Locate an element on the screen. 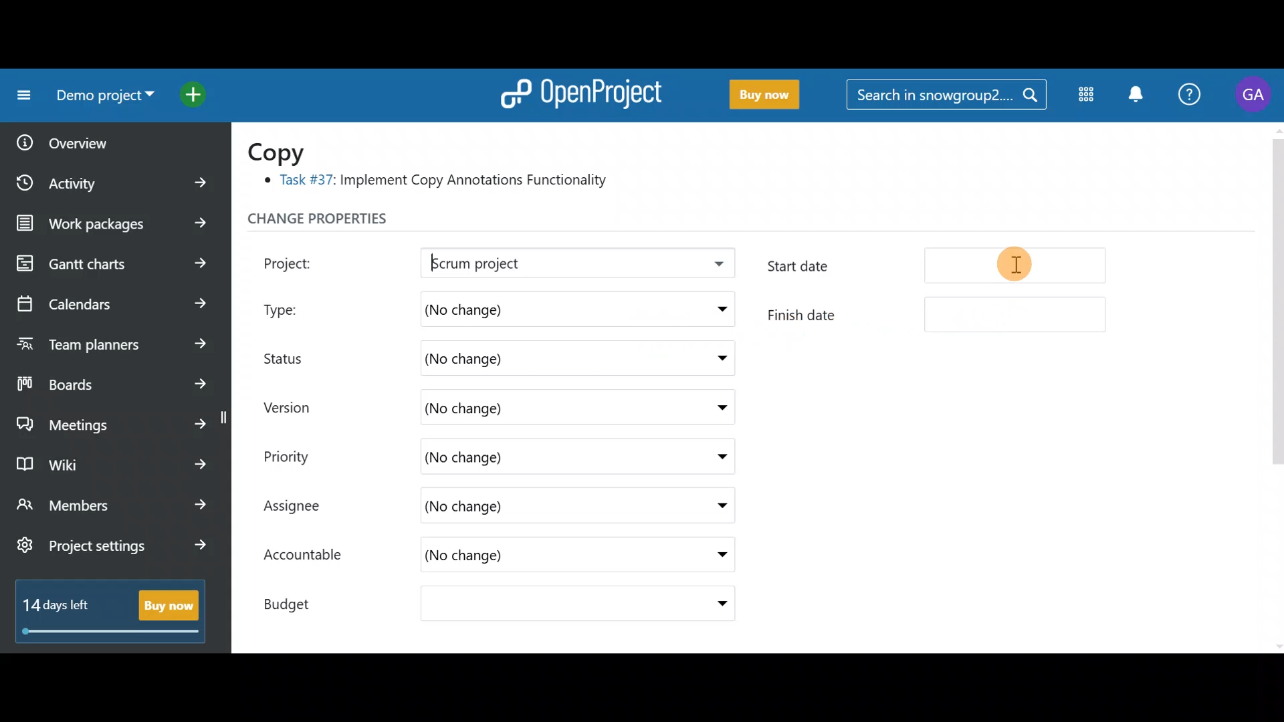 This screenshot has width=1284, height=722. Help is located at coordinates (1190, 96).